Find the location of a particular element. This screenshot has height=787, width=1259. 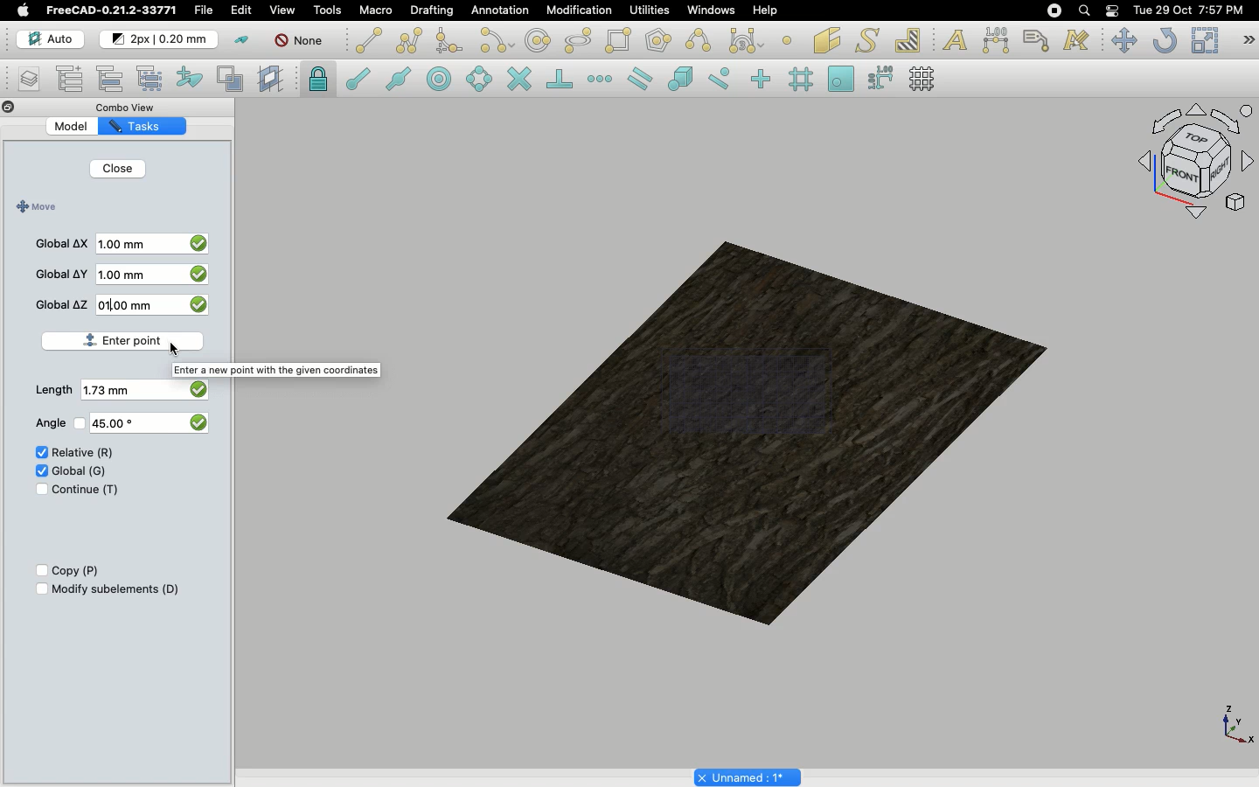

Modify subelements is located at coordinates (116, 589).